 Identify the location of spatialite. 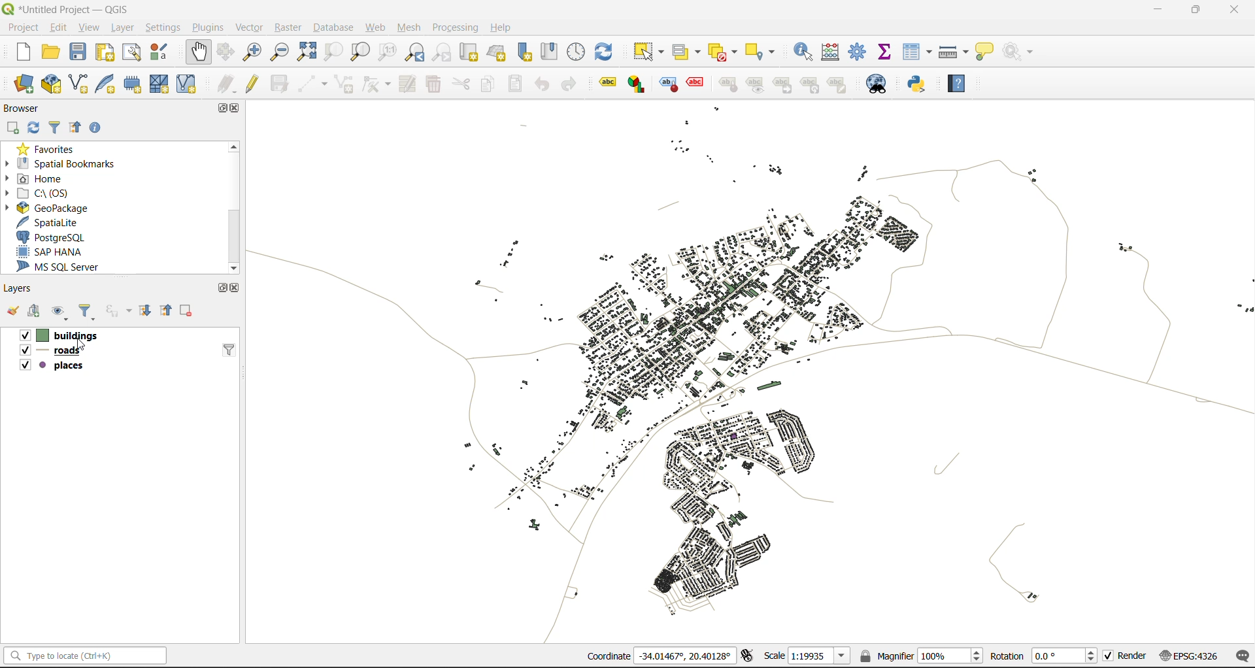
(54, 222).